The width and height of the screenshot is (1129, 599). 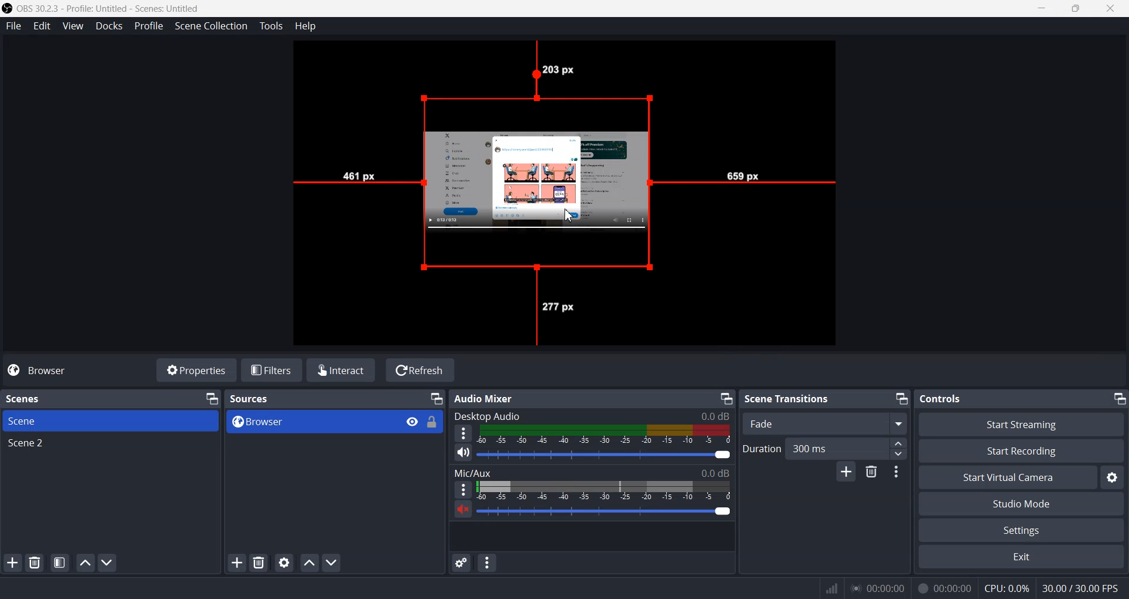 I want to click on View, so click(x=72, y=26).